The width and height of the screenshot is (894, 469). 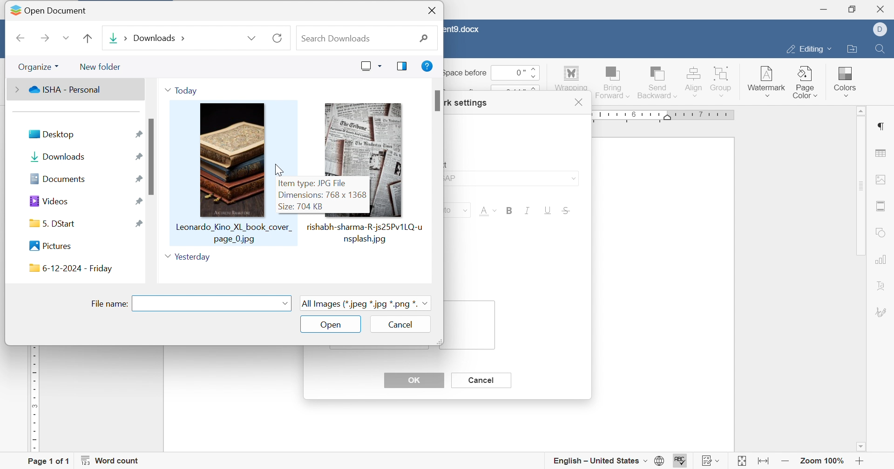 I want to click on zoom 100%, so click(x=823, y=462).